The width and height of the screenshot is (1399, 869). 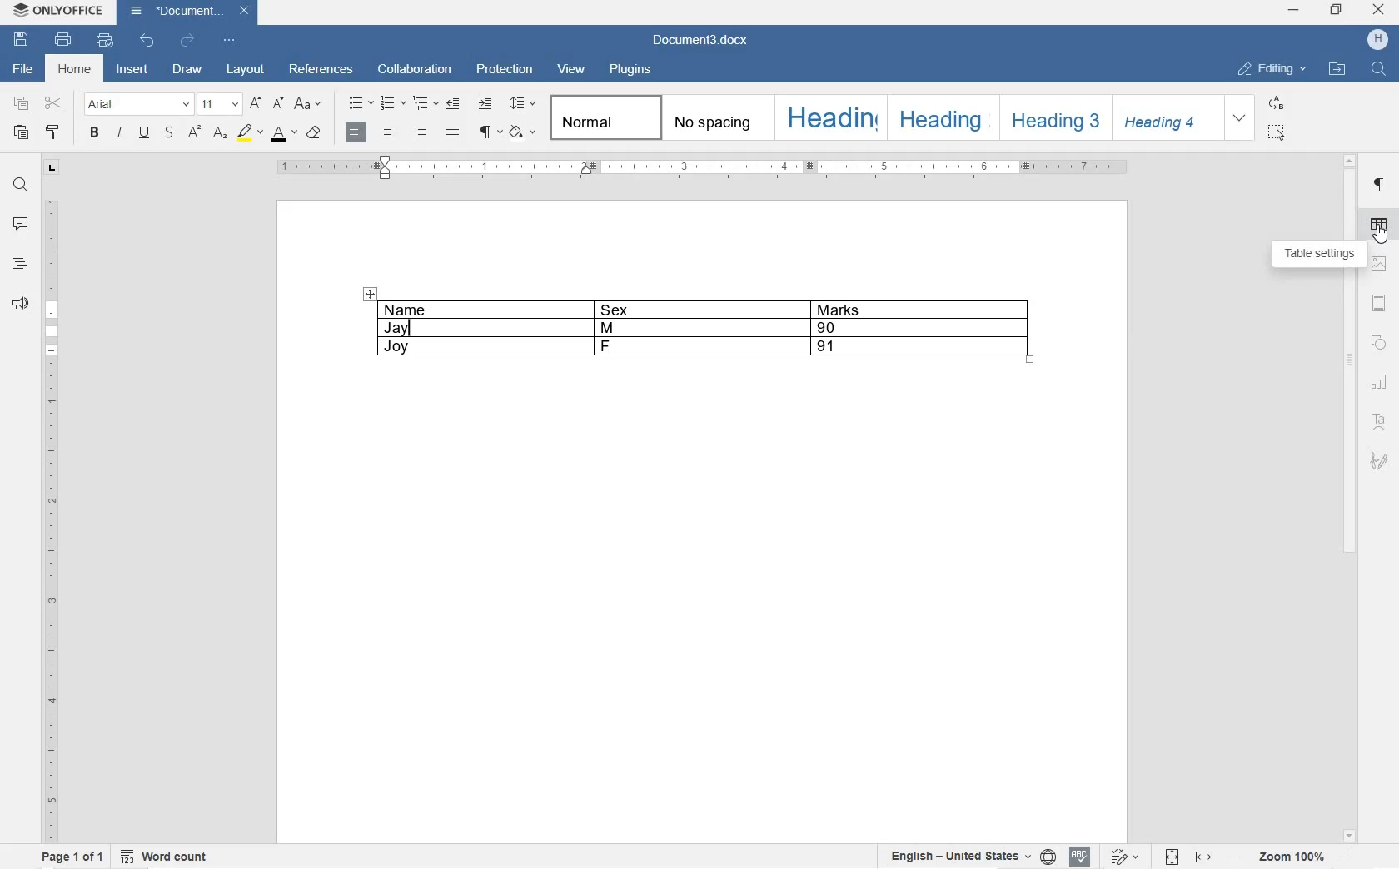 What do you see at coordinates (712, 335) in the screenshot?
I see `TABLE WITH USER TEXT INSERTED PER ROW AND COLUMN` at bounding box center [712, 335].